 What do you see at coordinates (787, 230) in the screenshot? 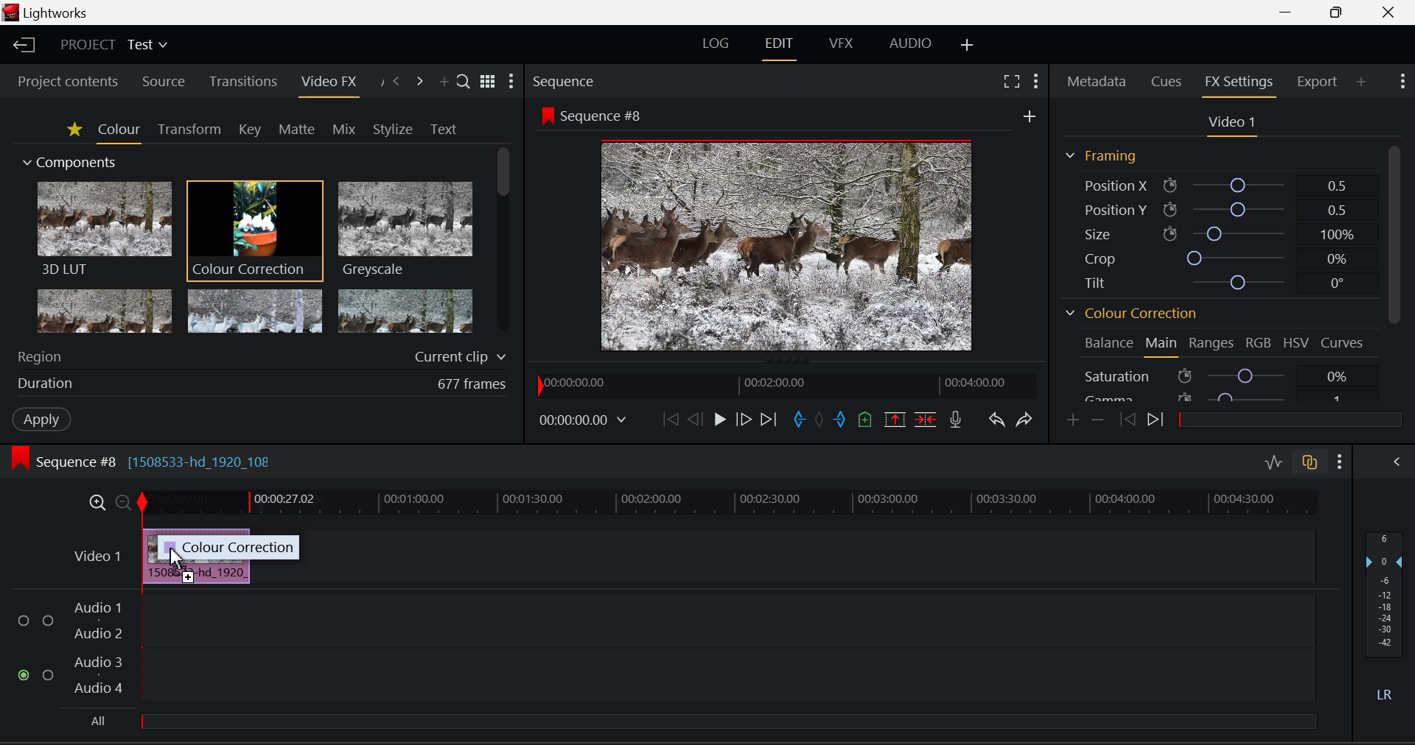
I see `Sequence #8` at bounding box center [787, 230].